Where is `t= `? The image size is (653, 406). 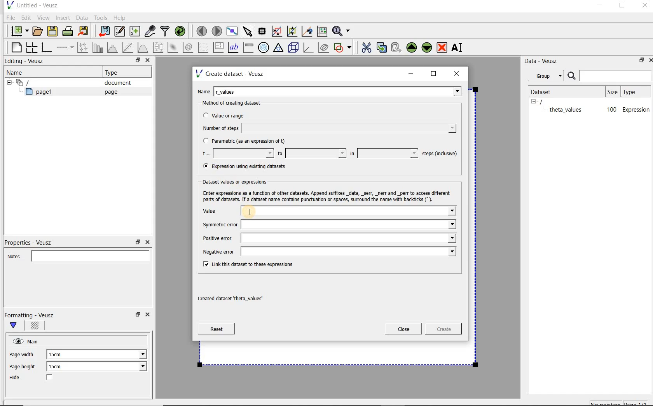
t=  is located at coordinates (236, 154).